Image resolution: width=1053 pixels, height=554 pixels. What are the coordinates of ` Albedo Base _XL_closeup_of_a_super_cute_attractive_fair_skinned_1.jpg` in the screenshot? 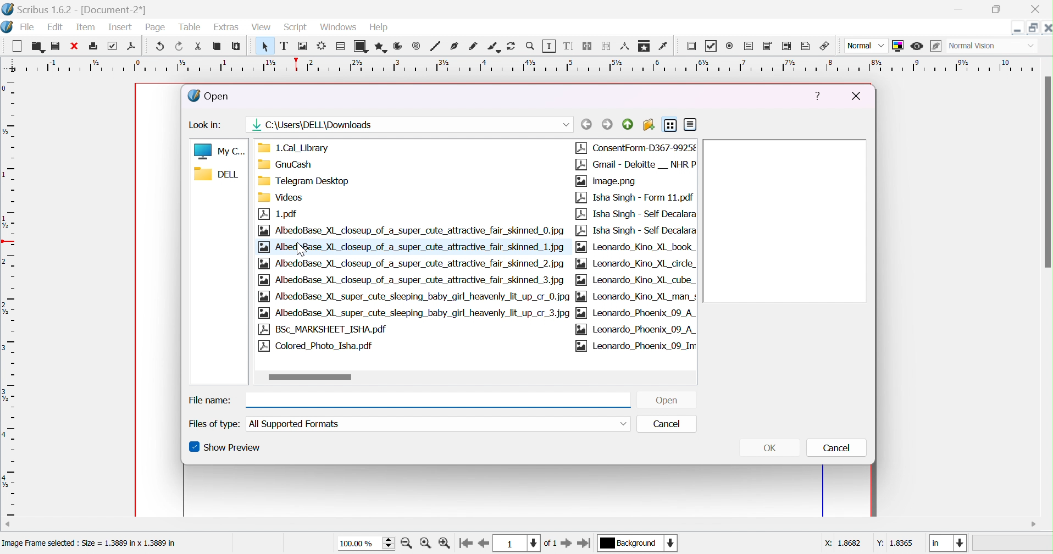 It's located at (407, 248).